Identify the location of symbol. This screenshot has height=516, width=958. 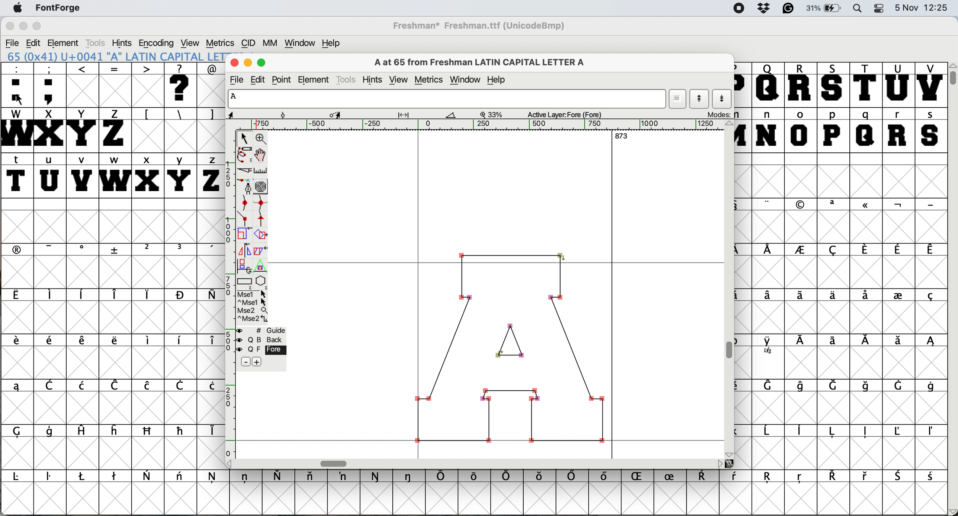
(51, 478).